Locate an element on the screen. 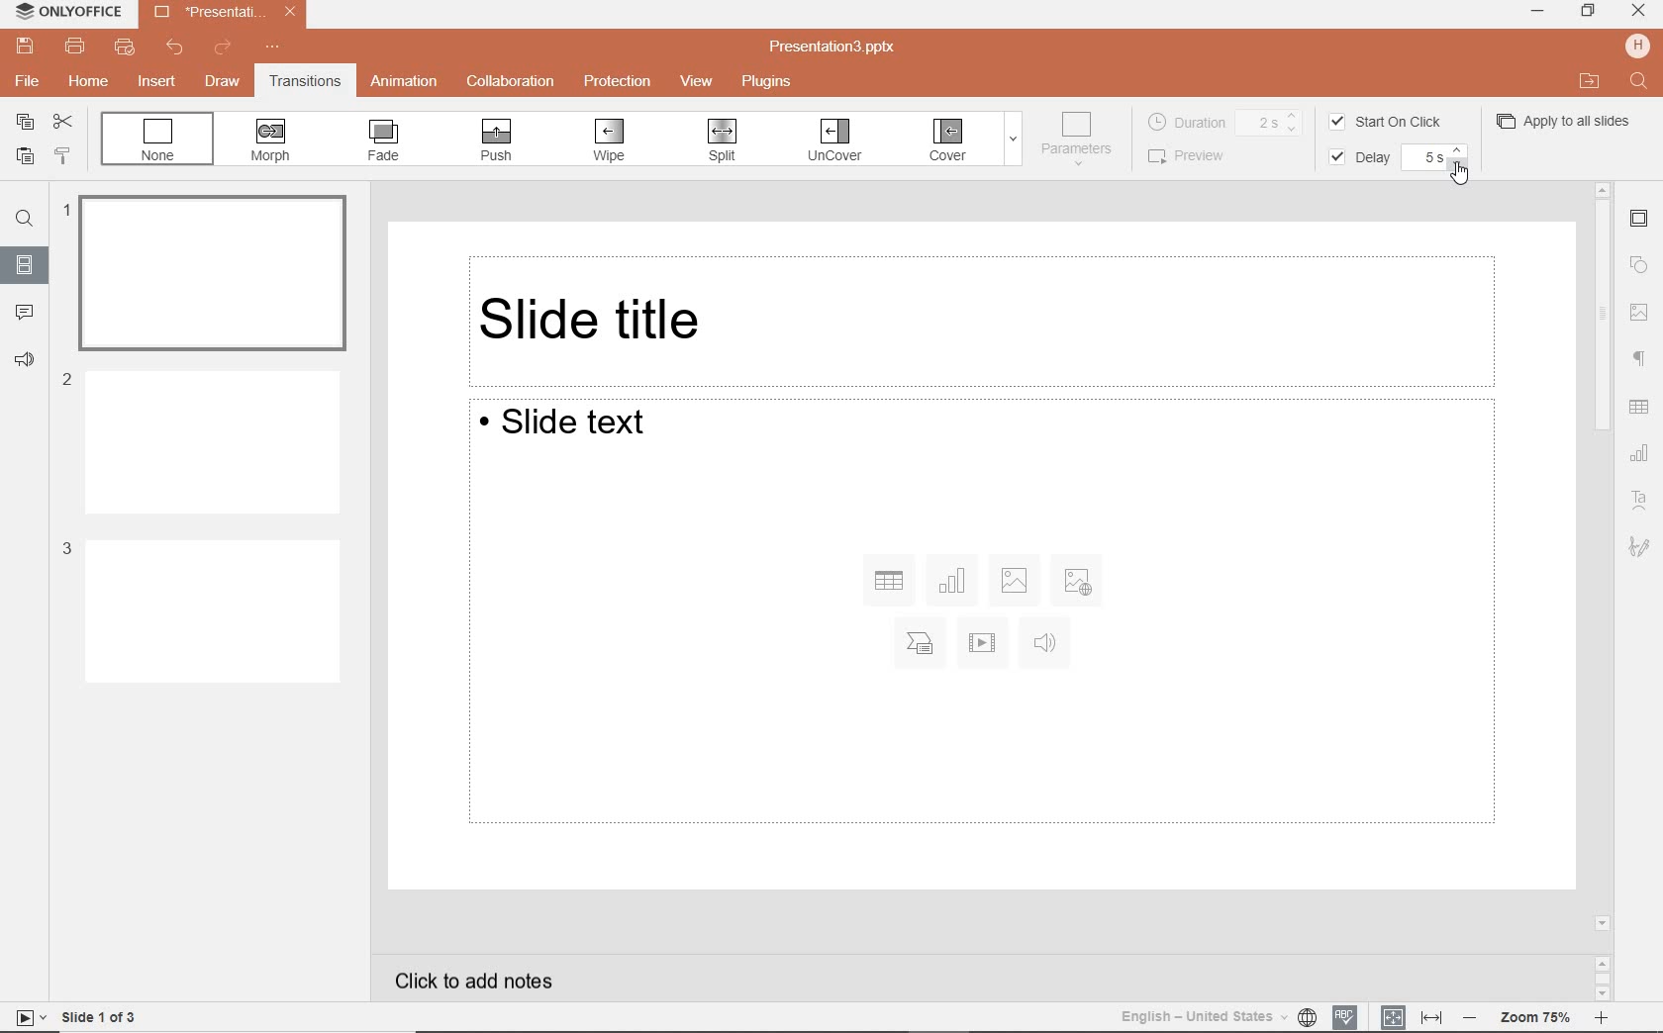 This screenshot has width=1663, height=1033. START ON CLICK is located at coordinates (1391, 121).